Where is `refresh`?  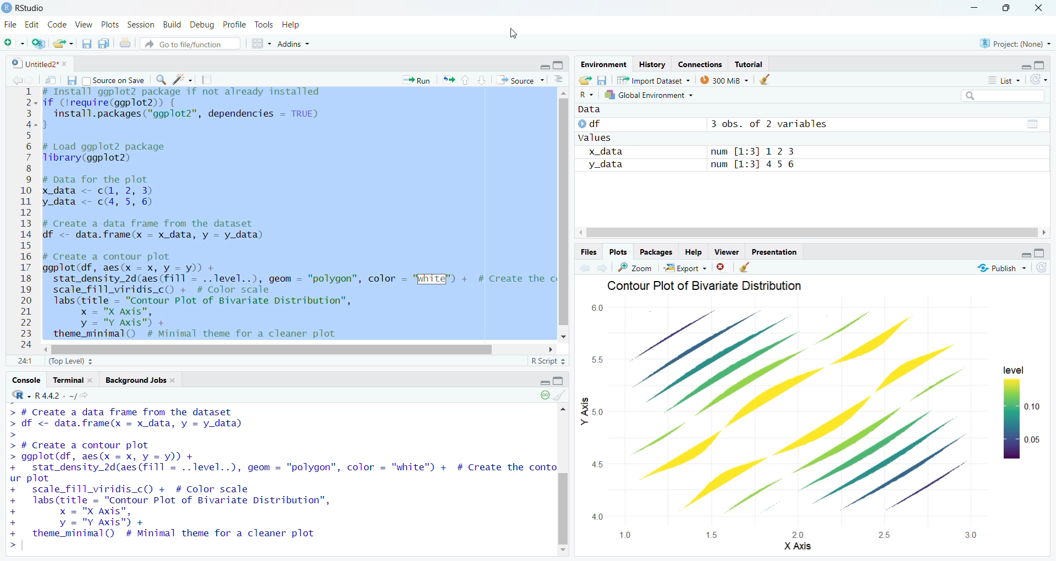
refresh is located at coordinates (1042, 79).